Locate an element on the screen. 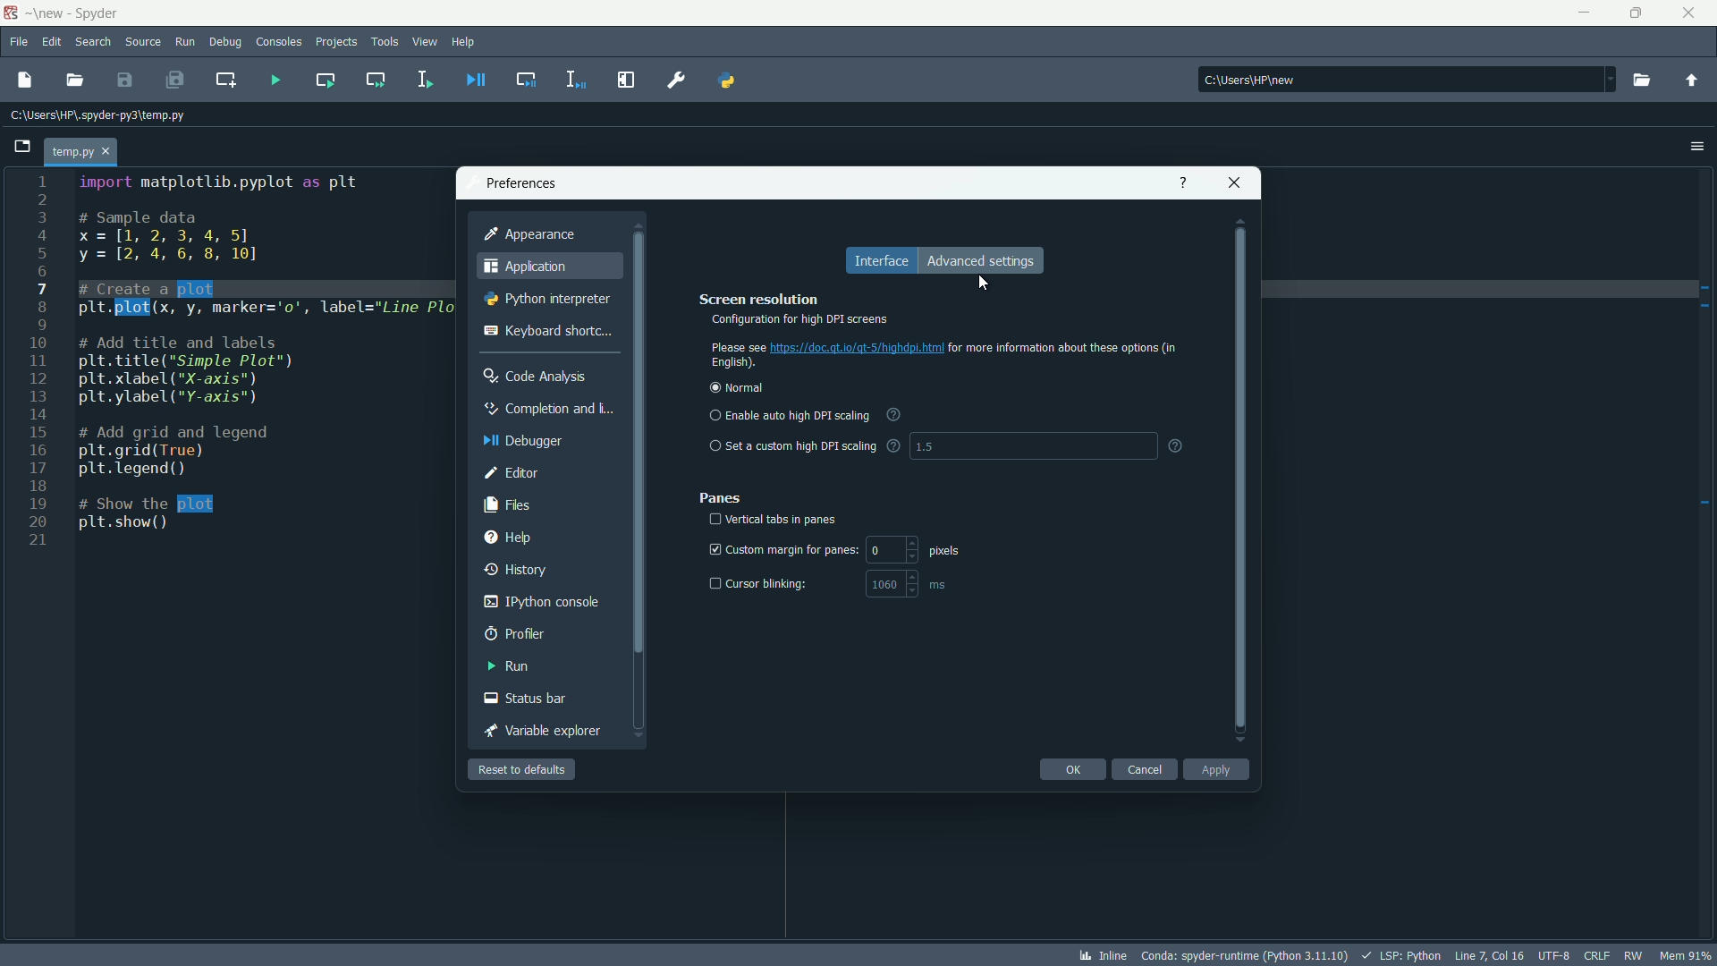 The height and width of the screenshot is (966, 1717). increment/decrement is located at coordinates (911, 550).